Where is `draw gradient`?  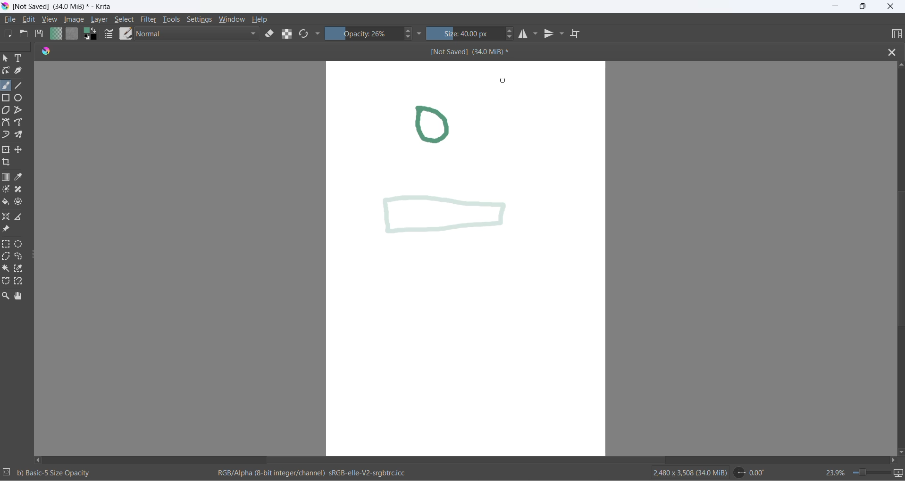
draw gradient is located at coordinates (7, 178).